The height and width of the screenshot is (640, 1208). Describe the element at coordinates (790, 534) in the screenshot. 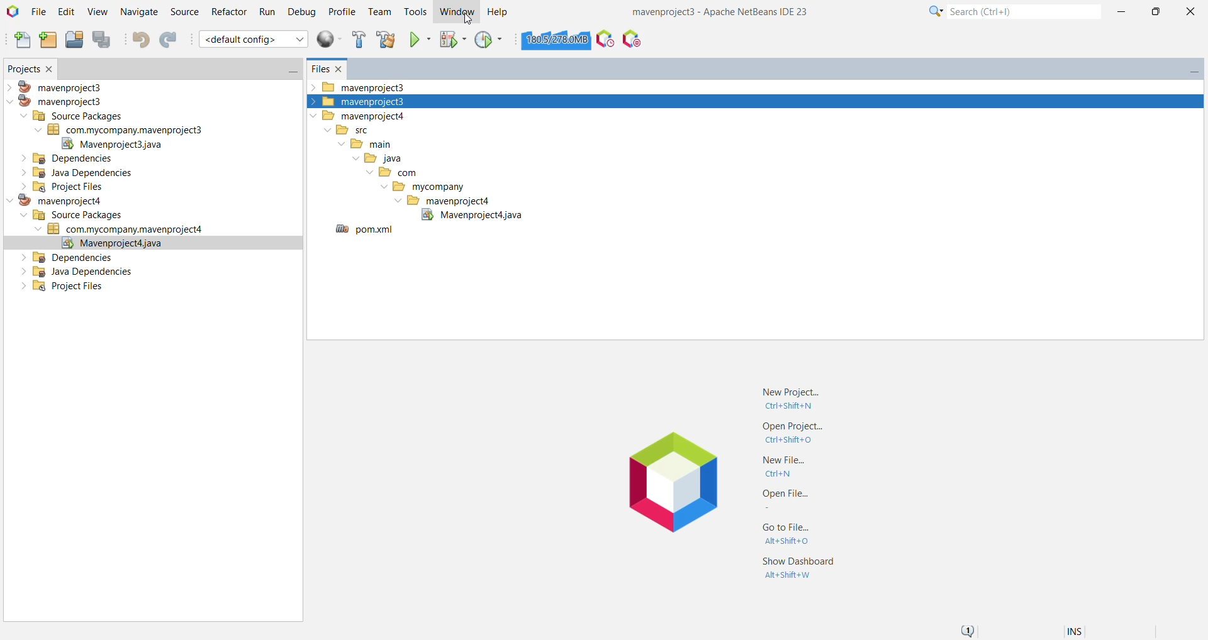

I see `Go to File` at that location.